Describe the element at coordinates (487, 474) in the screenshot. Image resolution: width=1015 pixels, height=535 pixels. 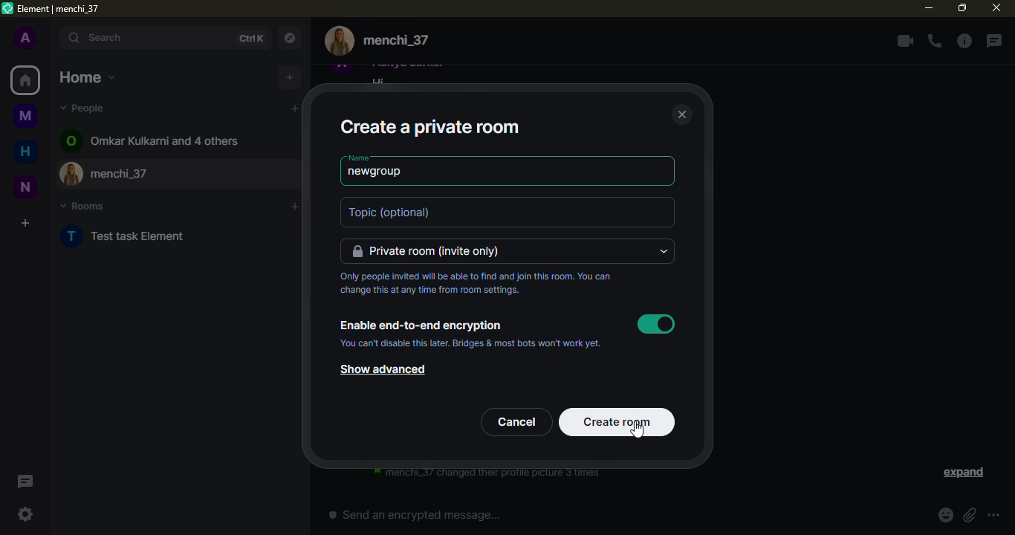
I see `menchi_37 changed their profile picture 3 times` at that location.